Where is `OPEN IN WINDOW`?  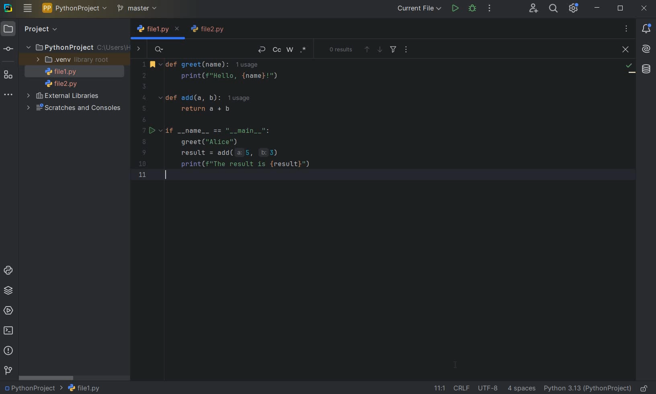 OPEN IN WINDOW is located at coordinates (406, 49).